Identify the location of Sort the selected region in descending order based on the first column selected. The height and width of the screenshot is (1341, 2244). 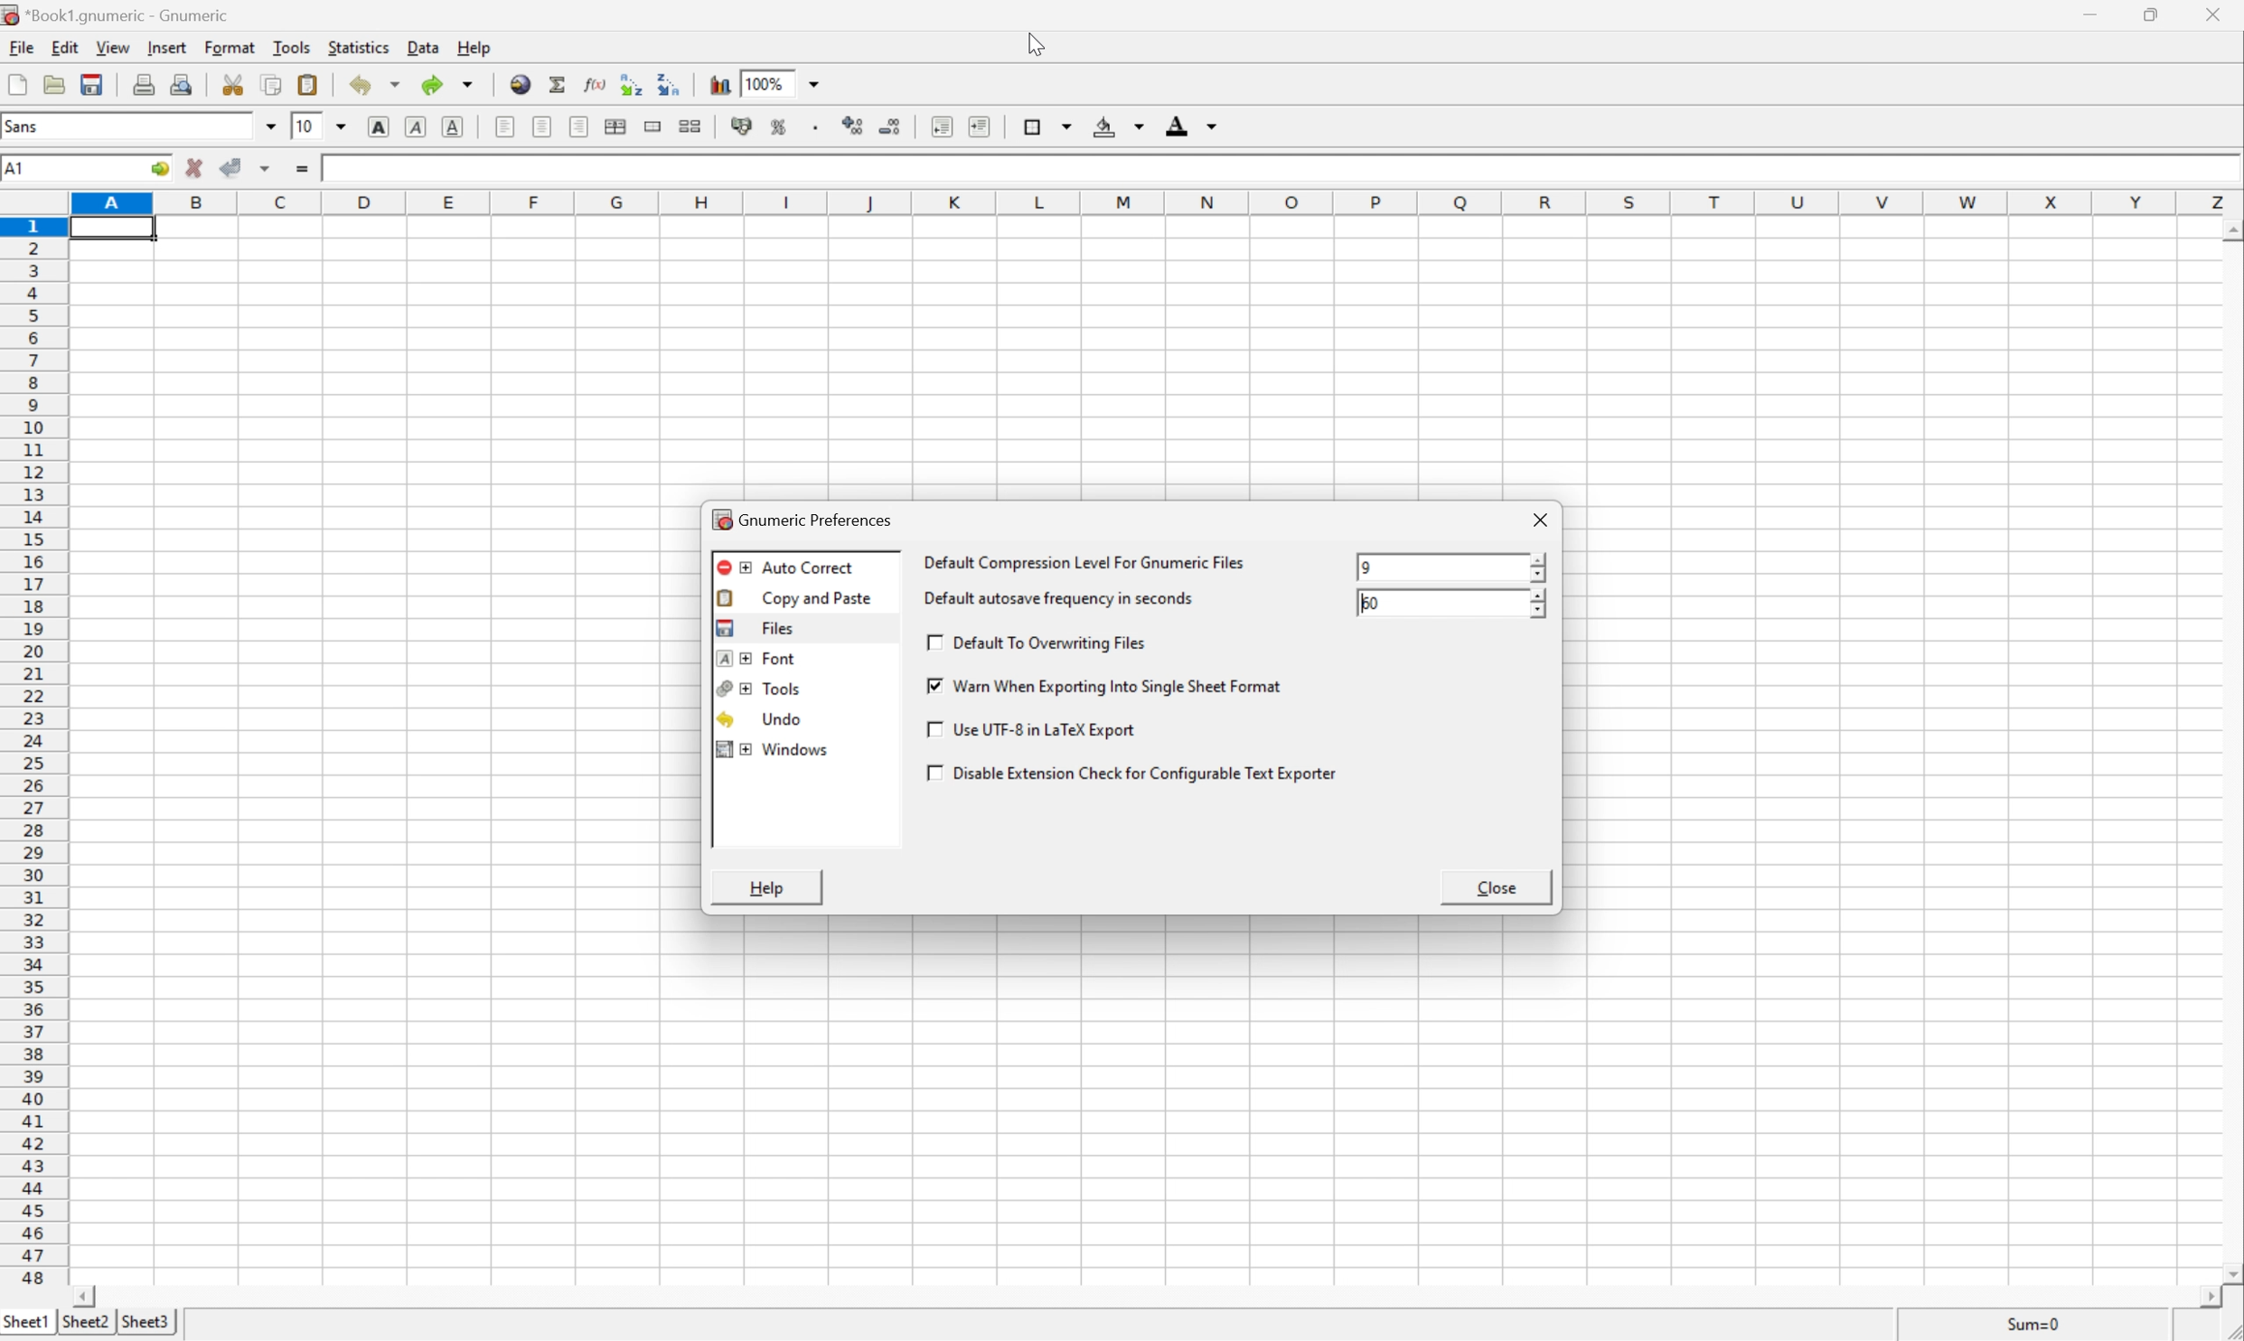
(669, 83).